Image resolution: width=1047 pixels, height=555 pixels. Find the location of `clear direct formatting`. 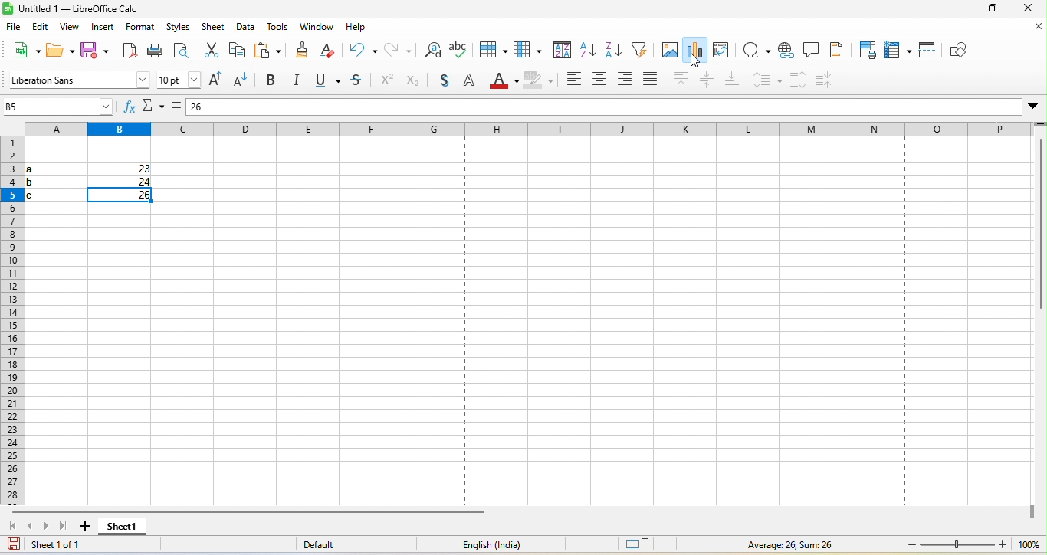

clear direct formatting is located at coordinates (331, 50).